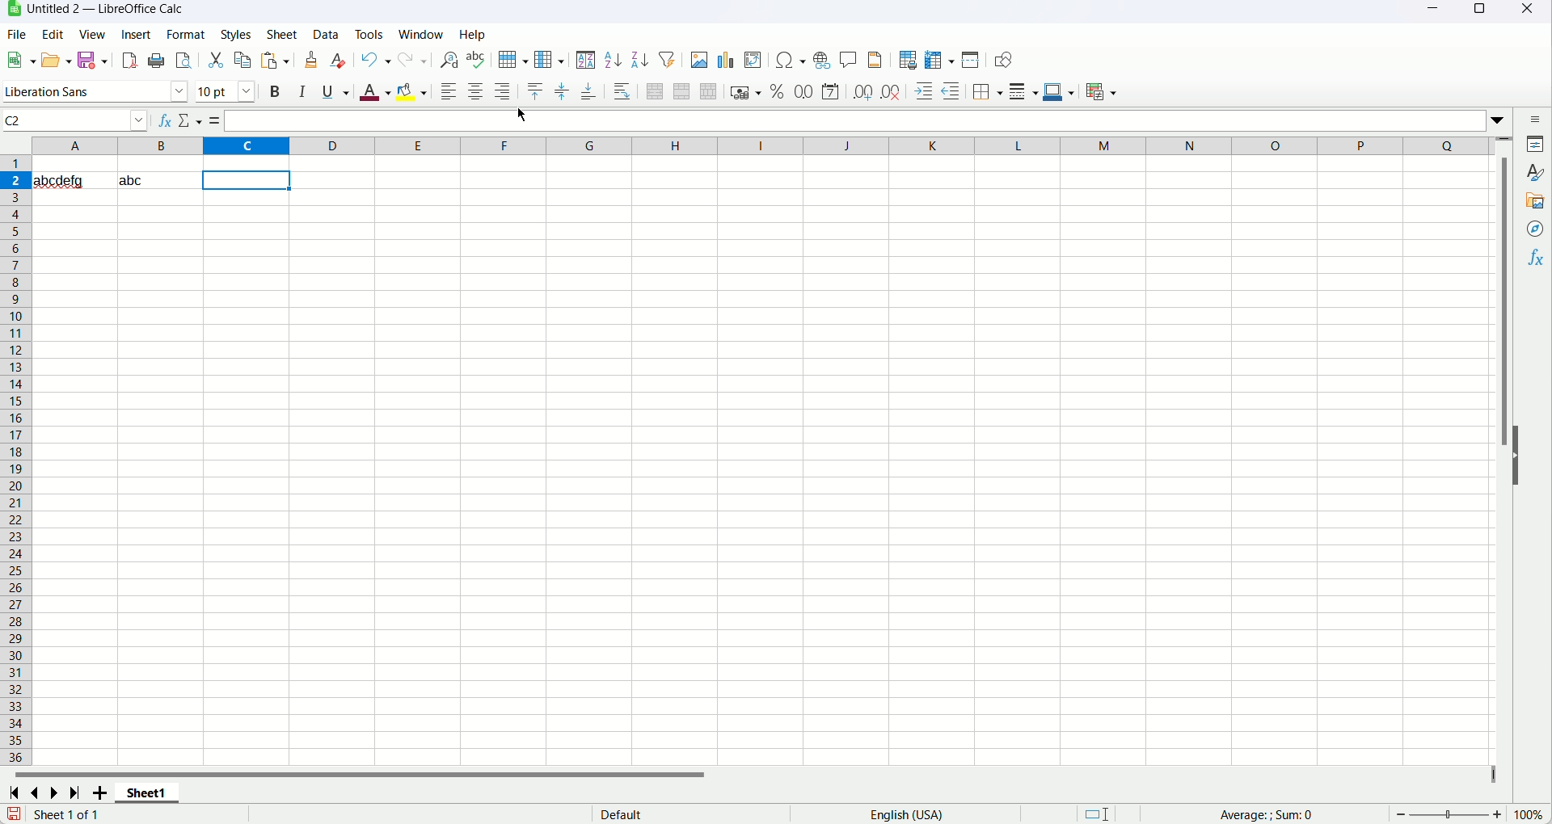 Image resolution: width=1552 pixels, height=824 pixels. I want to click on edit, so click(54, 34).